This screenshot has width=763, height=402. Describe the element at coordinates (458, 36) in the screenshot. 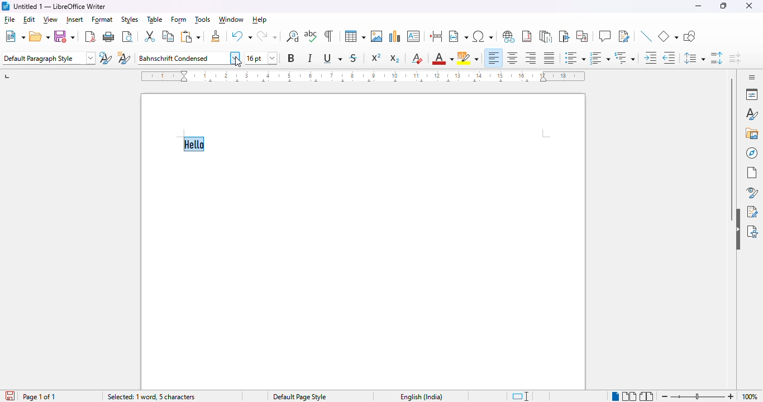

I see `insert text field` at that location.